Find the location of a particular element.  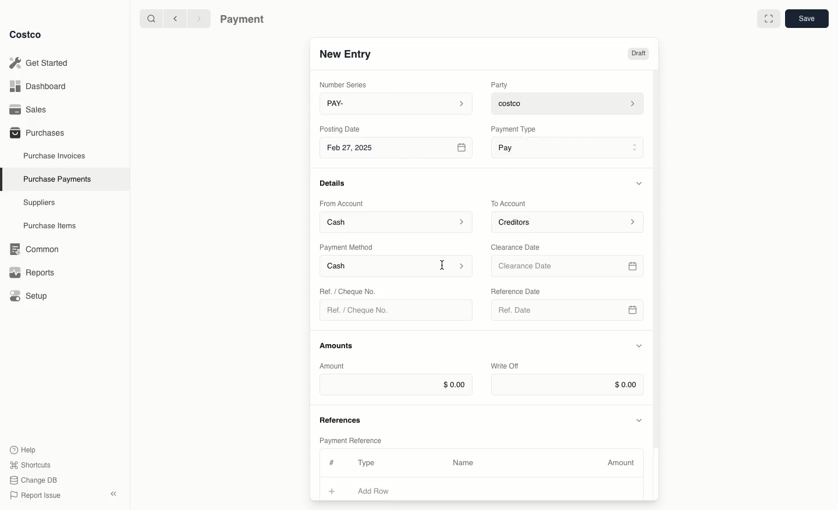

Setup is located at coordinates (33, 297).